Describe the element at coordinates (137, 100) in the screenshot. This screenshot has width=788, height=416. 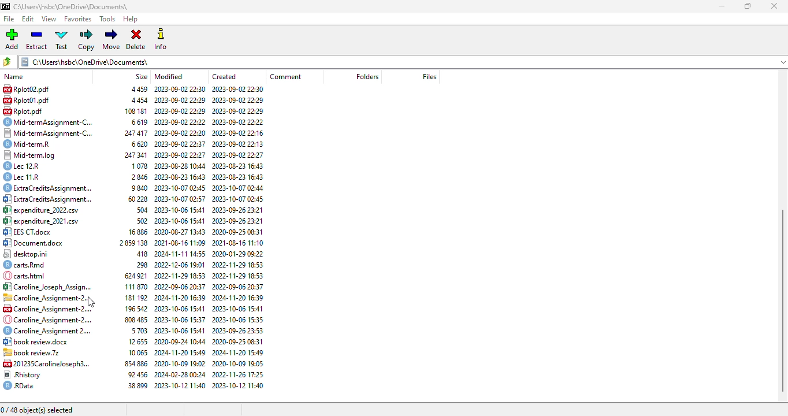
I see `4454` at that location.